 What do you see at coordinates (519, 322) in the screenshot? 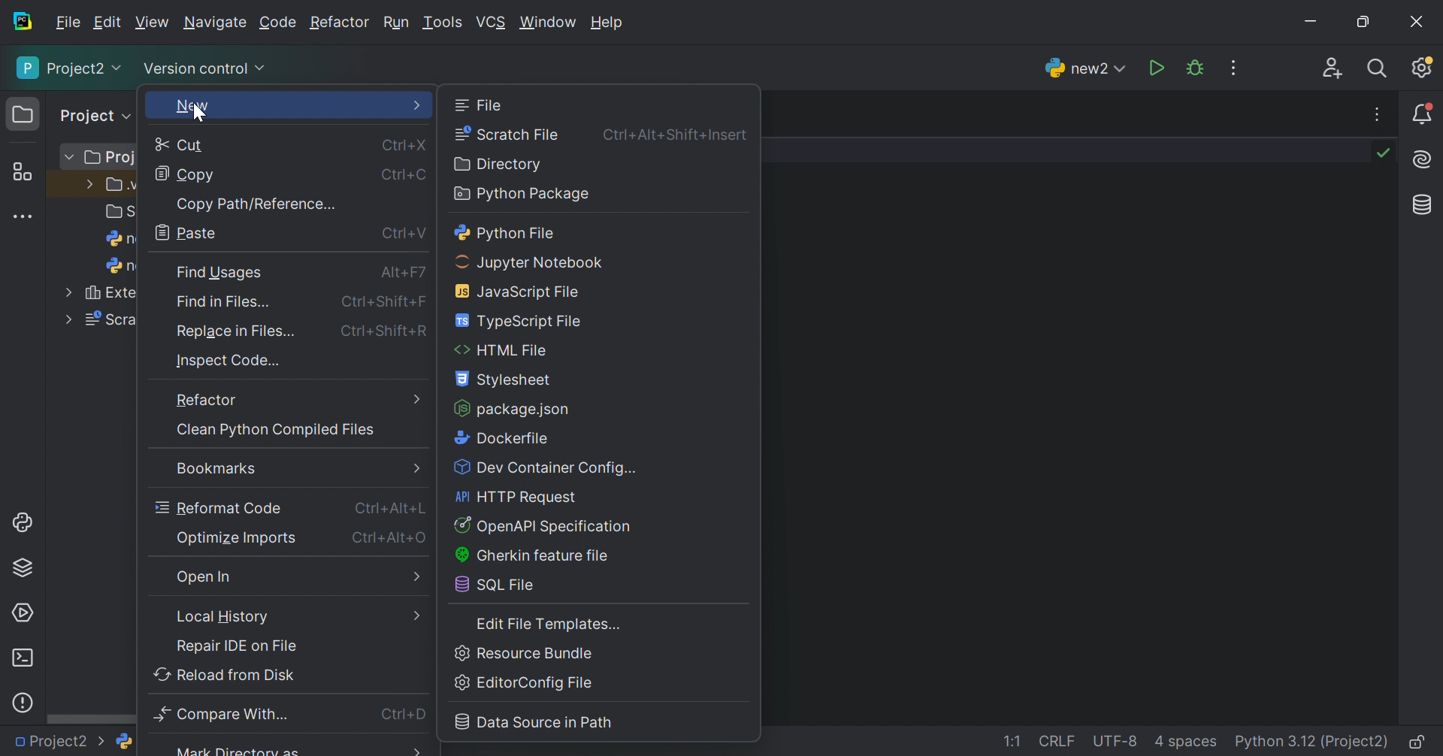
I see `TypeScript file` at bounding box center [519, 322].